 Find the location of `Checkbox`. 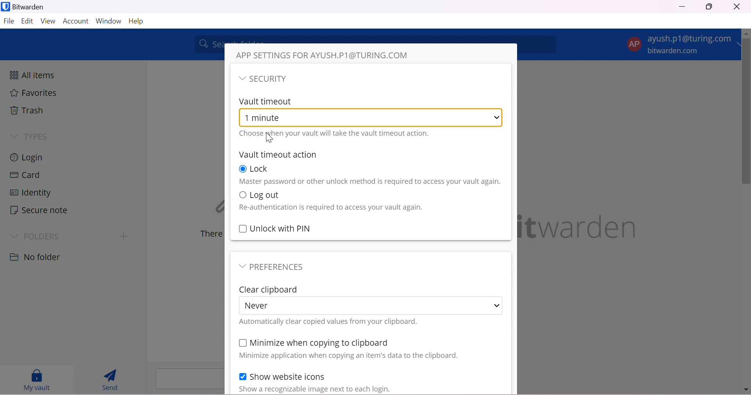

Checkbox is located at coordinates (241, 344).